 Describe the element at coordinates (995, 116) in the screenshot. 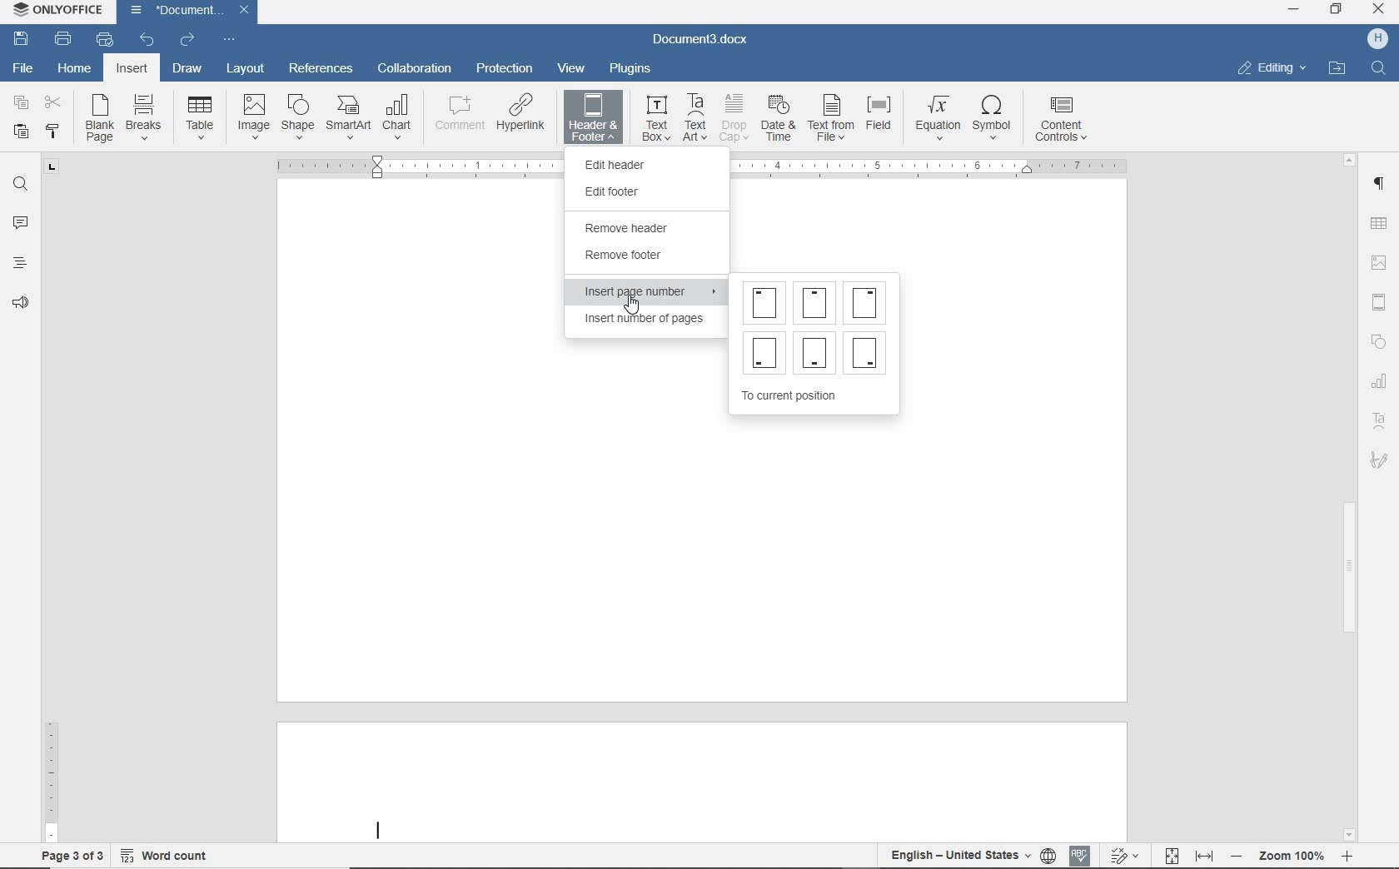

I see `SYMBOL` at that location.